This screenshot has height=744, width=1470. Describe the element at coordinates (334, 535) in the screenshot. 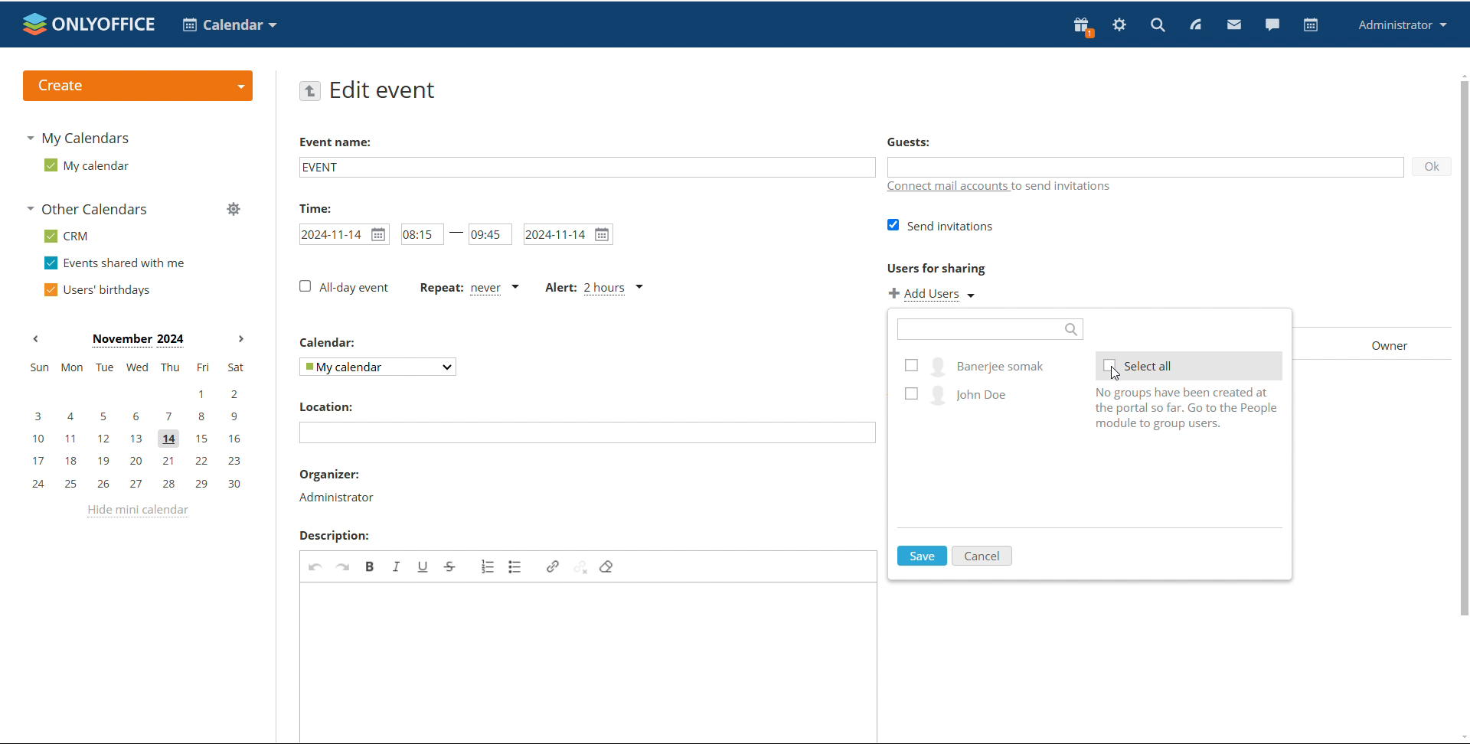

I see `Description` at that location.